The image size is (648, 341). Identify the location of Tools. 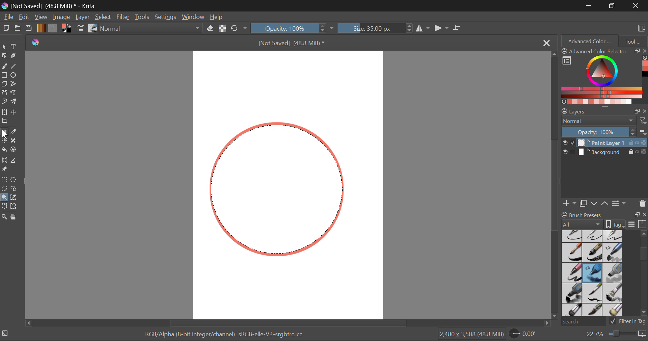
(142, 17).